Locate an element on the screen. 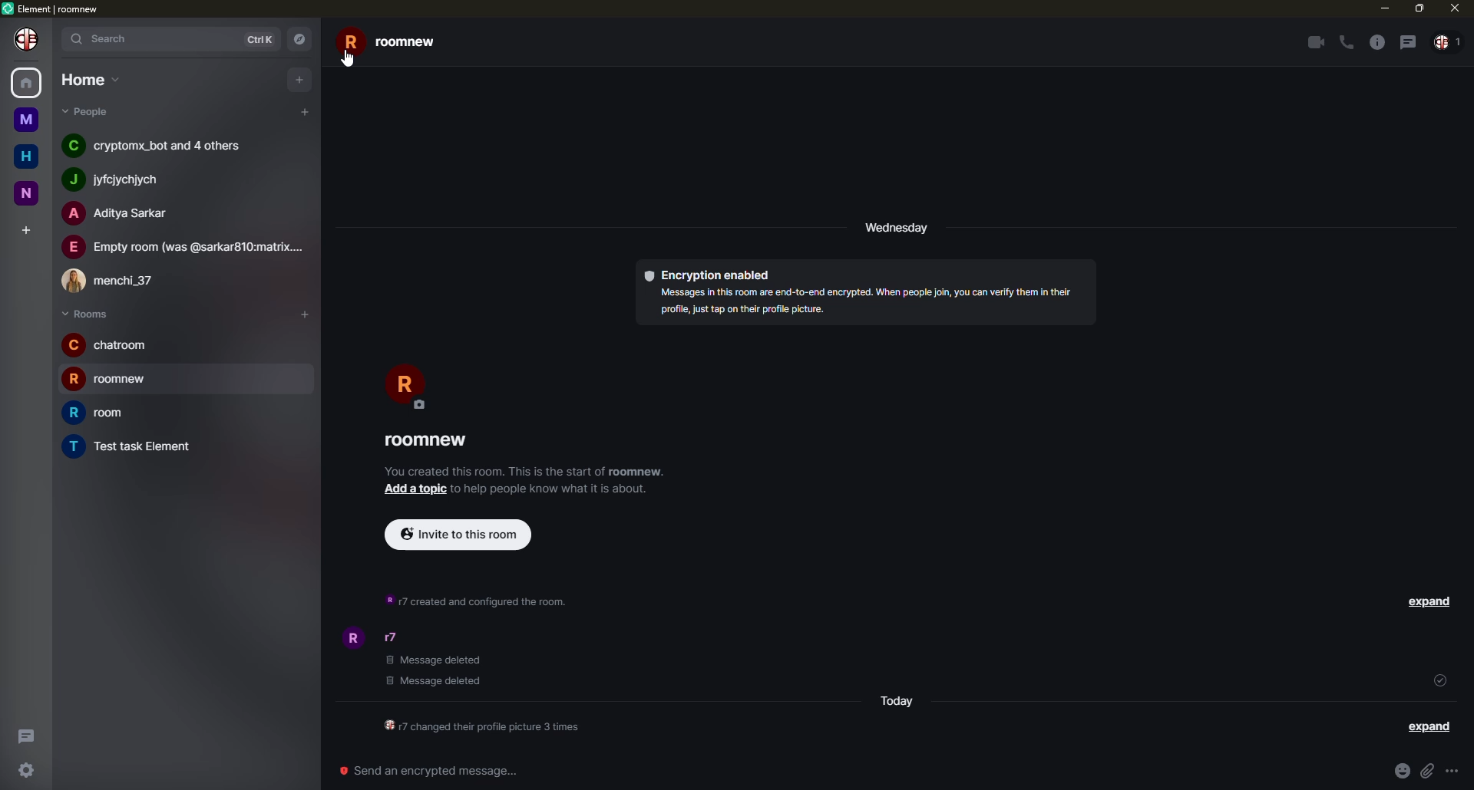 This screenshot has height=790, width=1474. home is located at coordinates (25, 84).